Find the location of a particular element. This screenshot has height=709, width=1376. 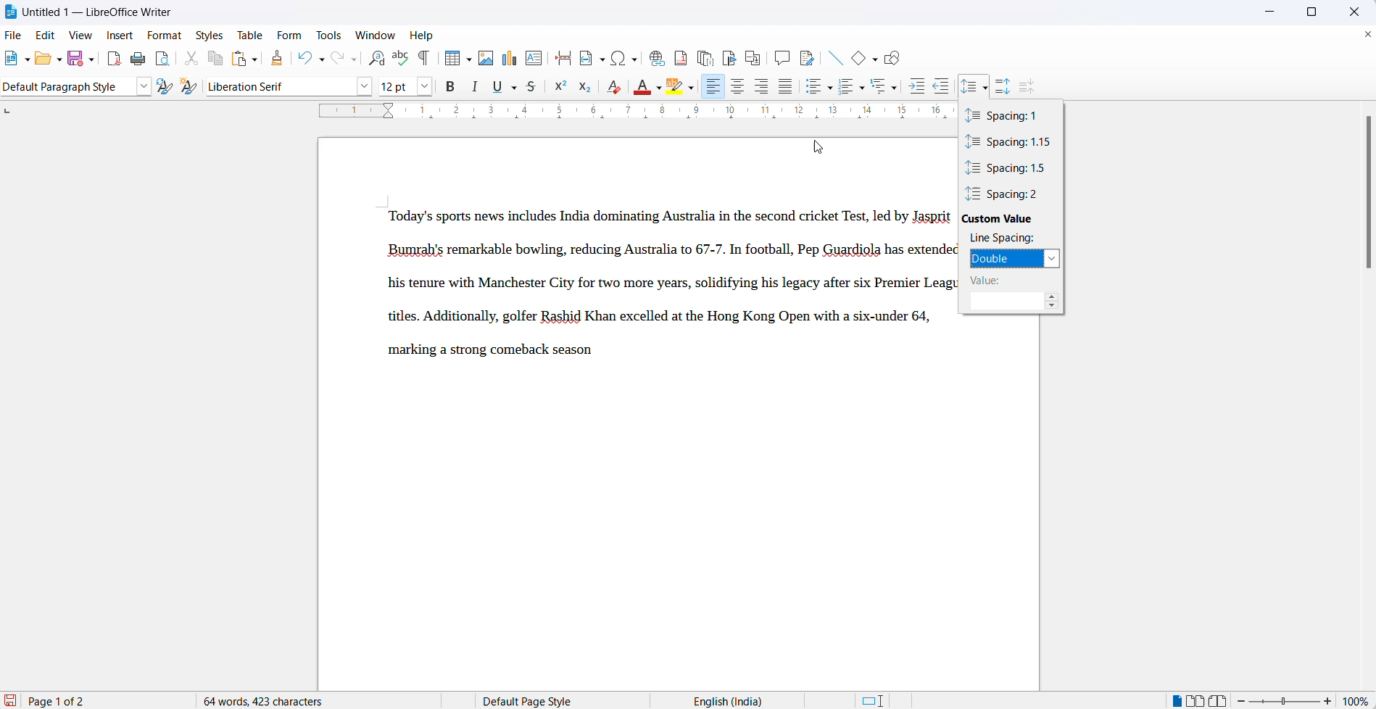

show draw functions is located at coordinates (898, 59).